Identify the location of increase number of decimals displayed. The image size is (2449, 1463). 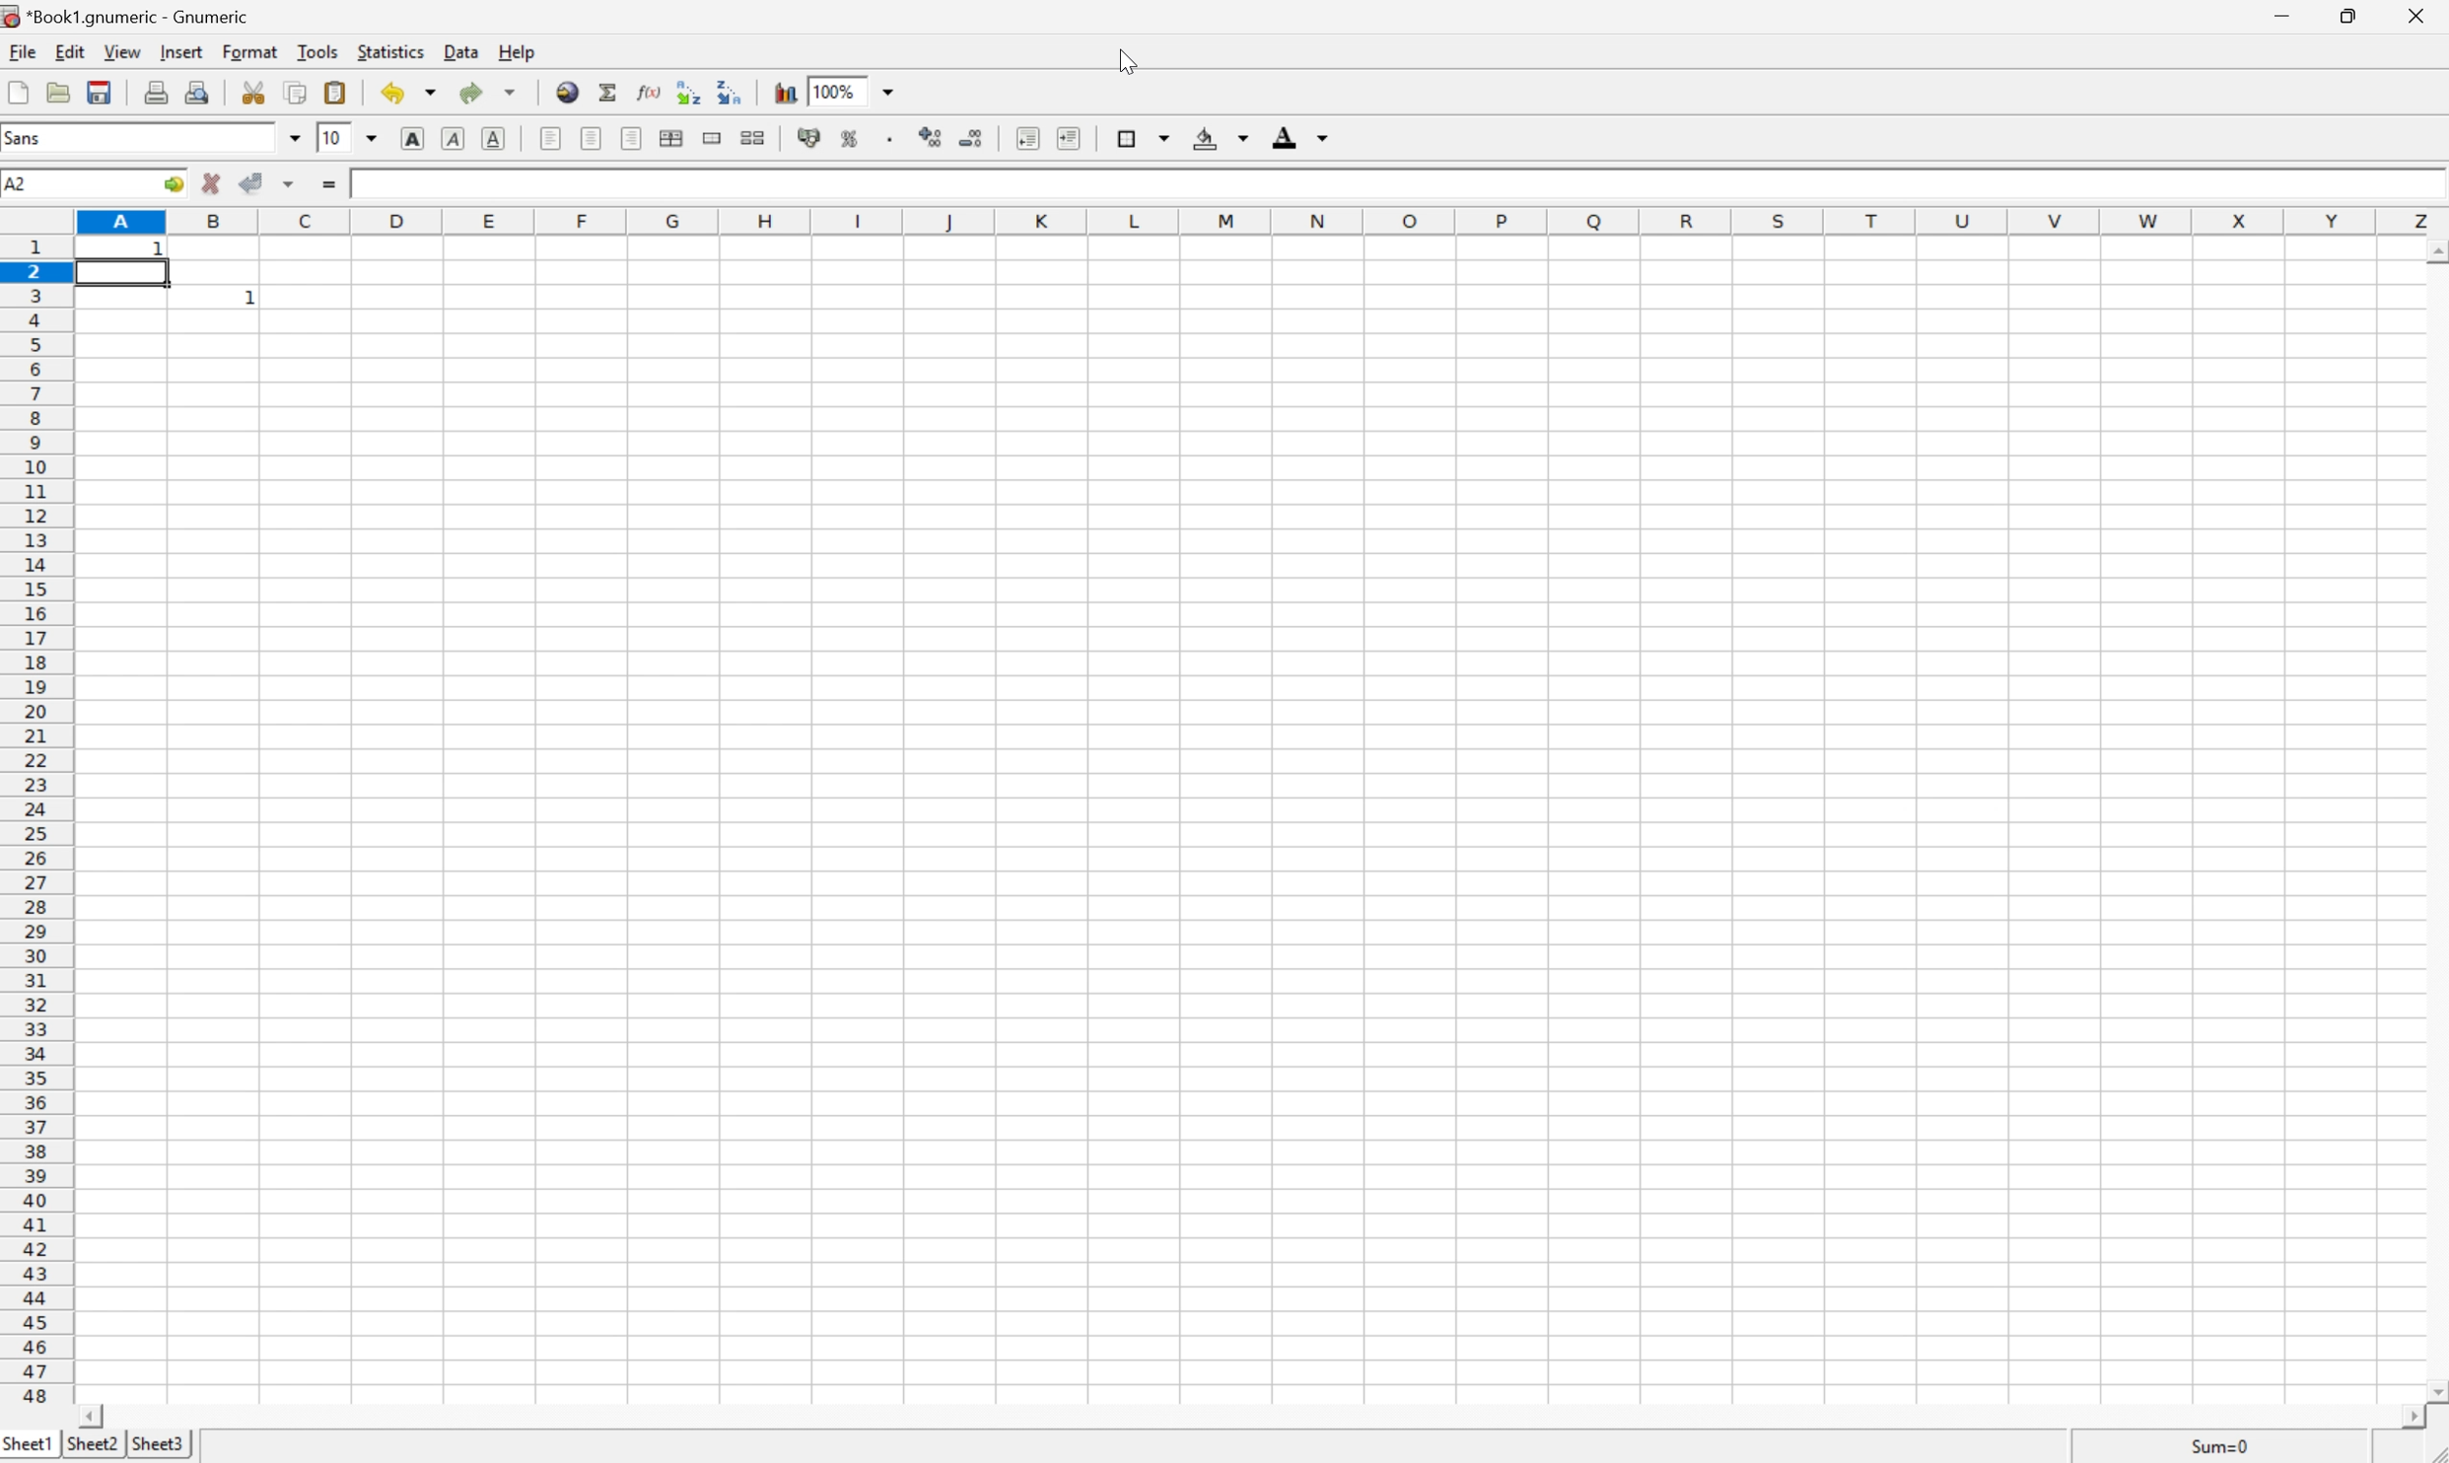
(933, 139).